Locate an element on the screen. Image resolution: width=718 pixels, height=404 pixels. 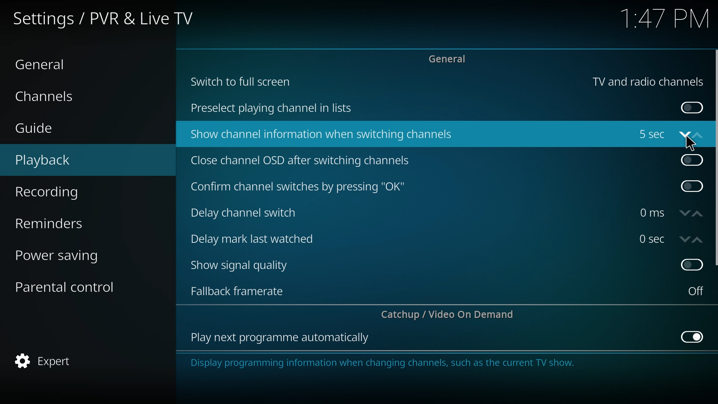
fall back framerate is located at coordinates (243, 290).